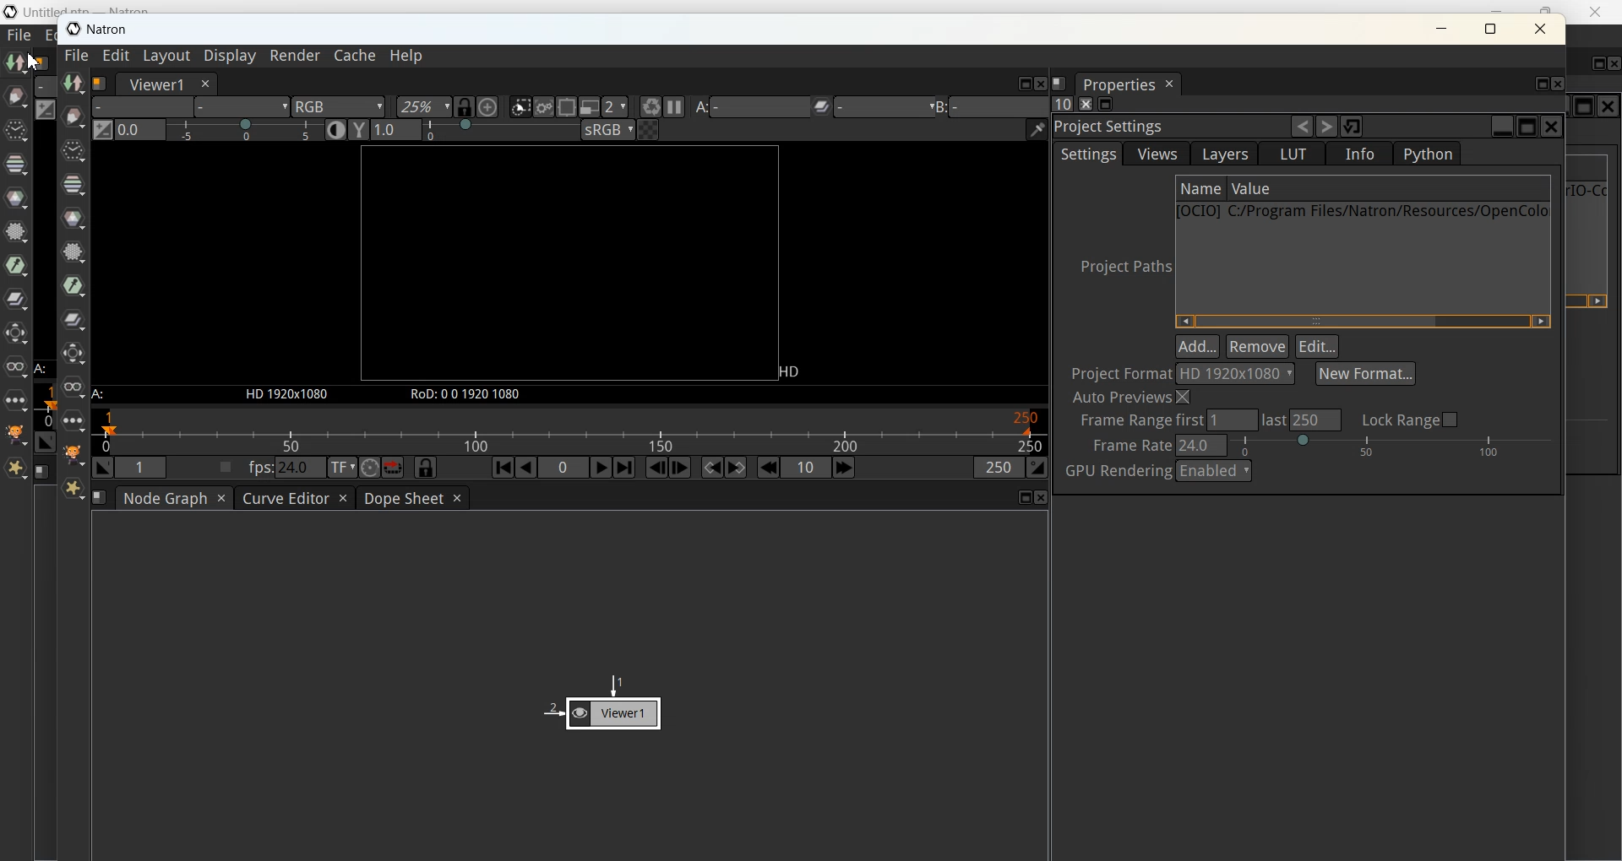  I want to click on Transform, so click(16, 333).